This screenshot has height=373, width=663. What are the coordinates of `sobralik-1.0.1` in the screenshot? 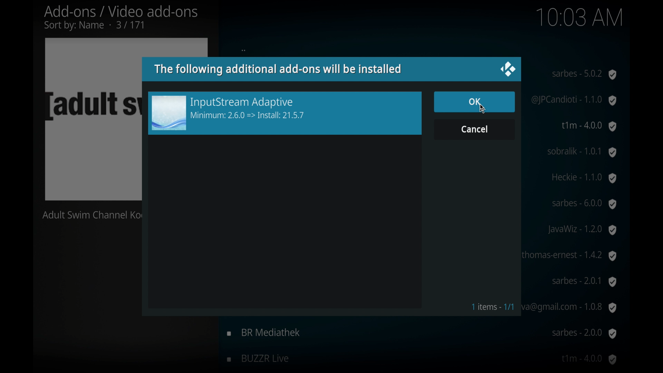 It's located at (567, 153).